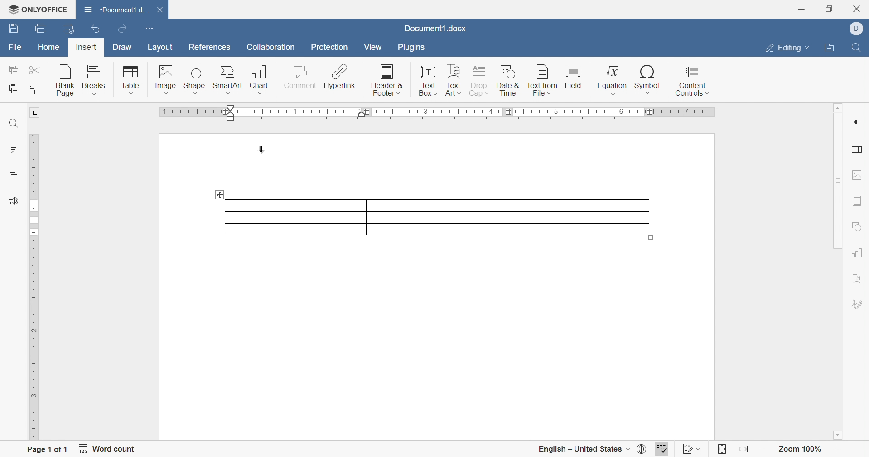 The width and height of the screenshot is (869, 457). What do you see at coordinates (805, 9) in the screenshot?
I see `Minimize` at bounding box center [805, 9].